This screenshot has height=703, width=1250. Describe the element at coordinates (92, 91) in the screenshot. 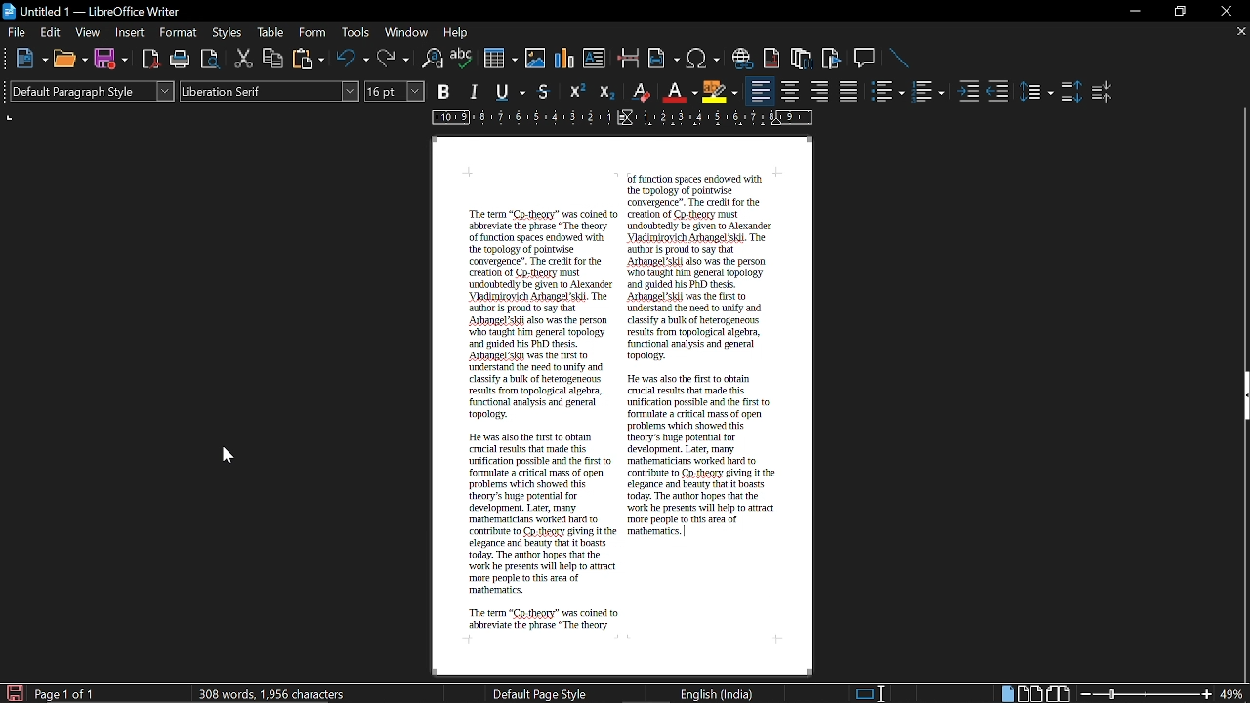

I see `Paragraph style` at that location.